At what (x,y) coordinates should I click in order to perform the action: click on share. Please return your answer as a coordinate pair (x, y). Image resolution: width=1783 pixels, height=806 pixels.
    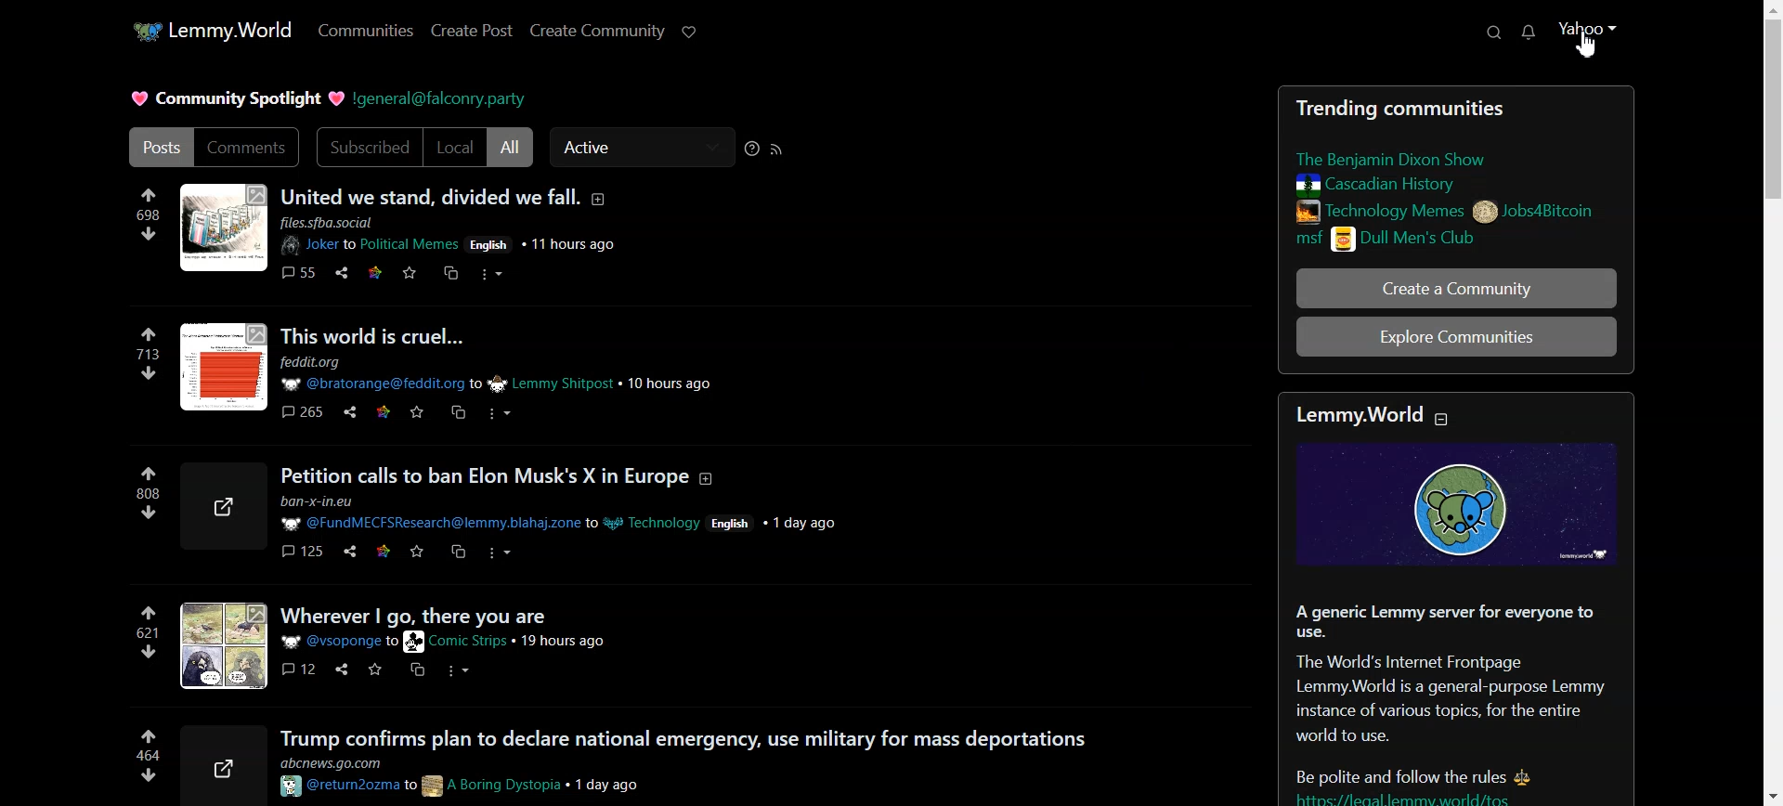
    Looking at the image, I should click on (344, 676).